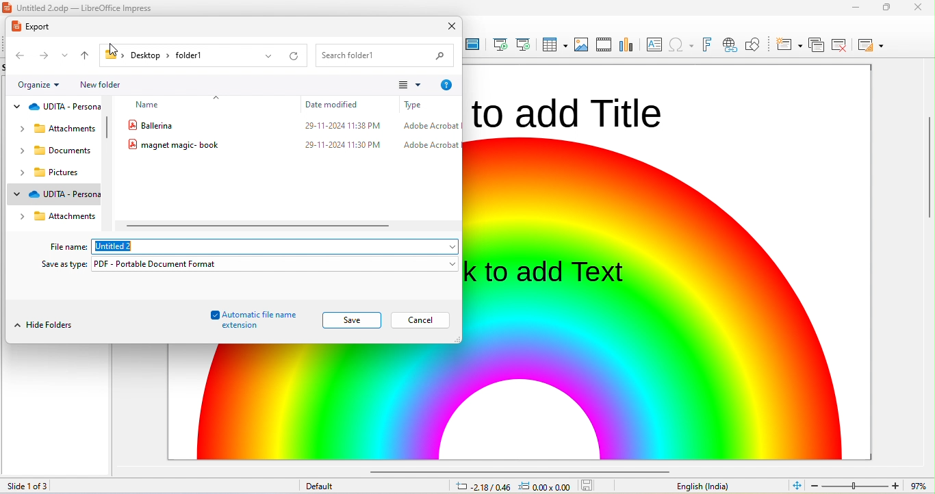 The width and height of the screenshot is (935, 494). Describe the element at coordinates (18, 106) in the screenshot. I see `drop down` at that location.